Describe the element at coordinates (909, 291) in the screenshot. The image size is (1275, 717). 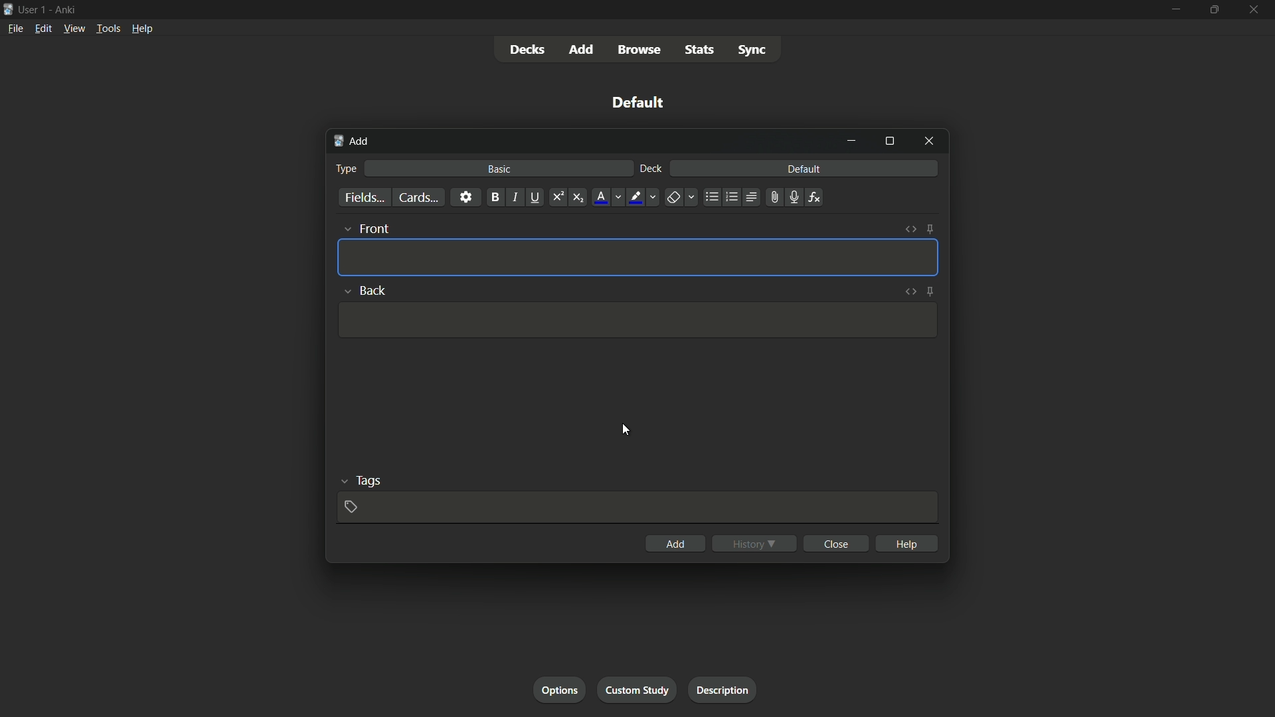
I see `toggle html editor` at that location.